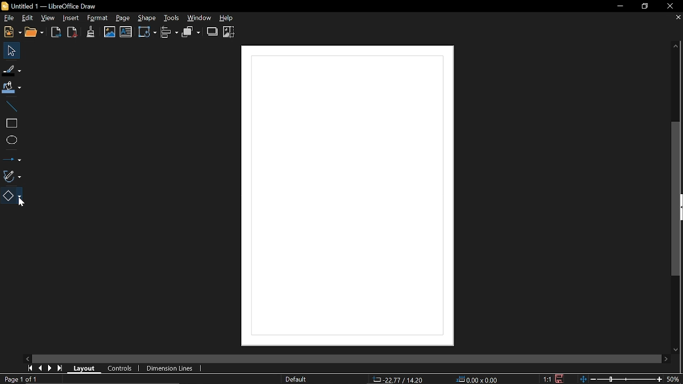 The image size is (683, 384). What do you see at coordinates (399, 379) in the screenshot?
I see `POsition` at bounding box center [399, 379].